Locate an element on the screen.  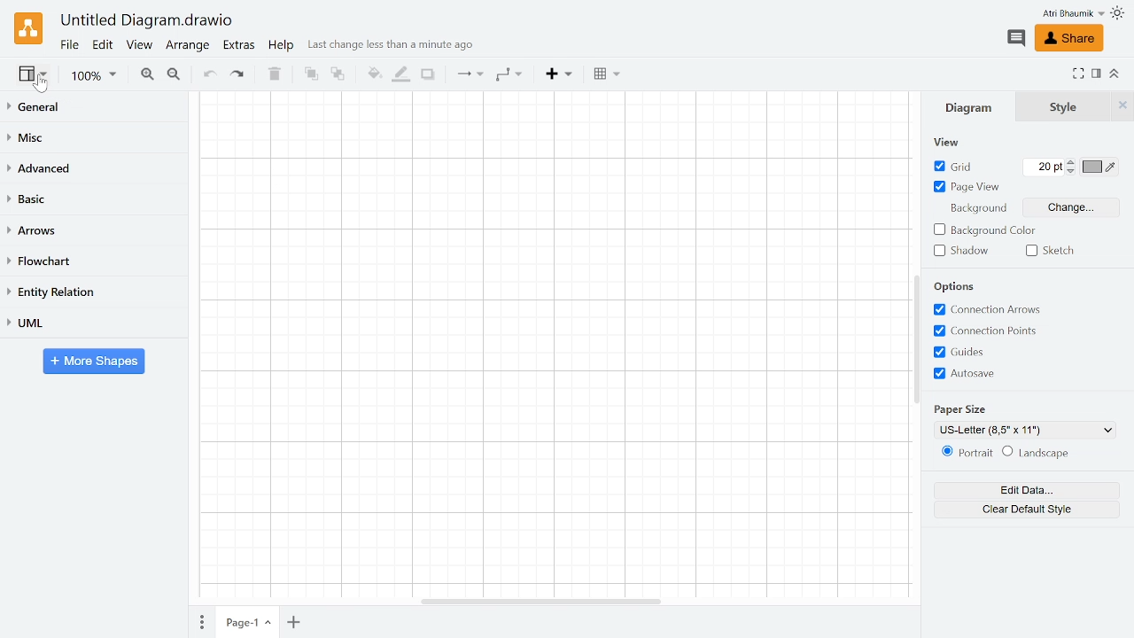
Connection points is located at coordinates (993, 331).